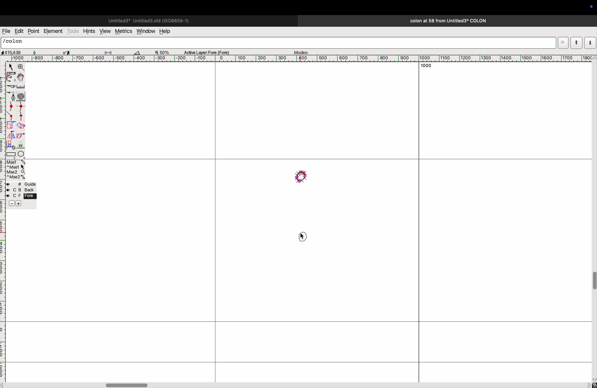 This screenshot has width=597, height=388. What do you see at coordinates (89, 31) in the screenshot?
I see `hints` at bounding box center [89, 31].